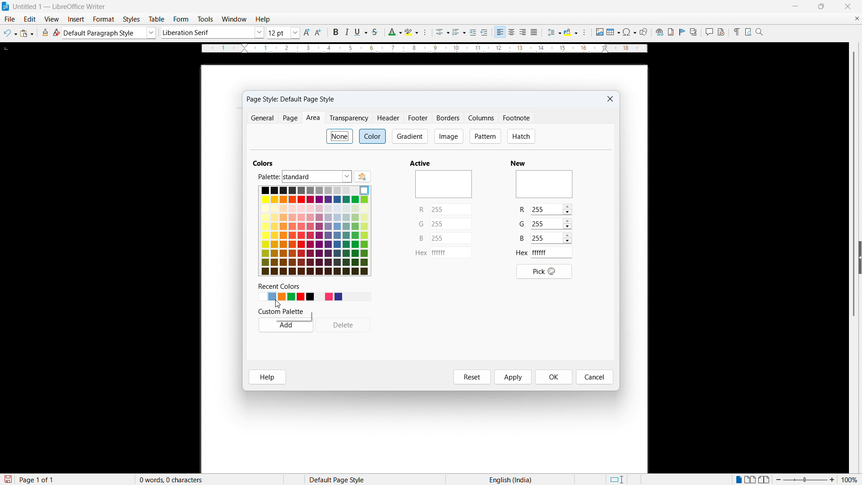 The height and width of the screenshot is (485, 862). I want to click on set B, so click(451, 238).